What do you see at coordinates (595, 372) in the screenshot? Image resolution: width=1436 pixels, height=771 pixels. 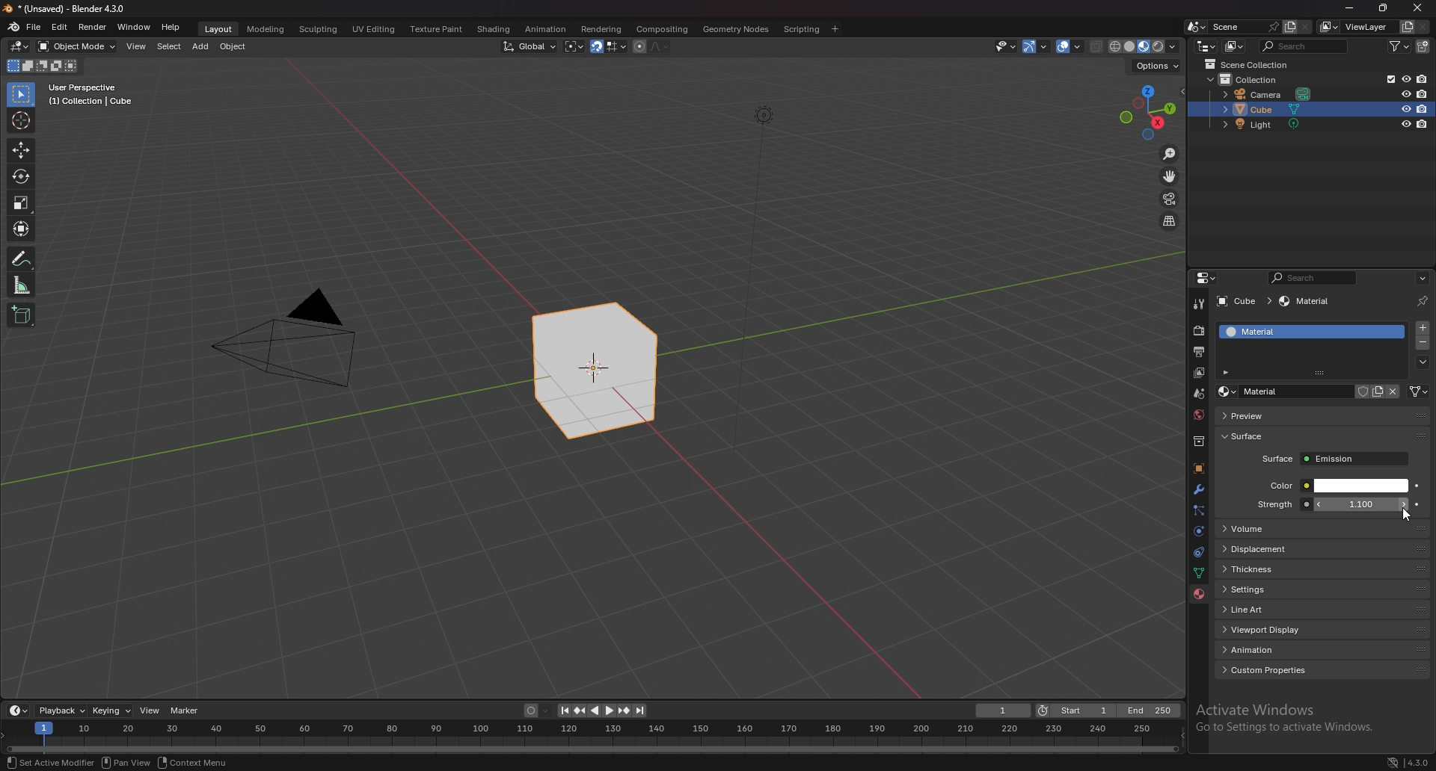 I see `cube` at bounding box center [595, 372].